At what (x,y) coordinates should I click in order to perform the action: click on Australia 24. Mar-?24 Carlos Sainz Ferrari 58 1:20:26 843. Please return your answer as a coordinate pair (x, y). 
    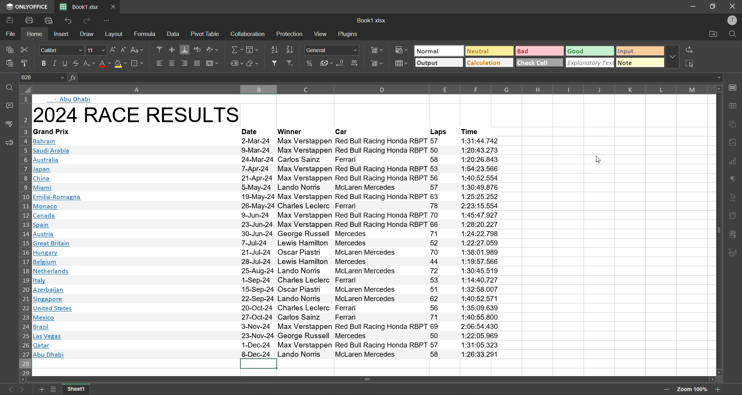
    Looking at the image, I should click on (266, 160).